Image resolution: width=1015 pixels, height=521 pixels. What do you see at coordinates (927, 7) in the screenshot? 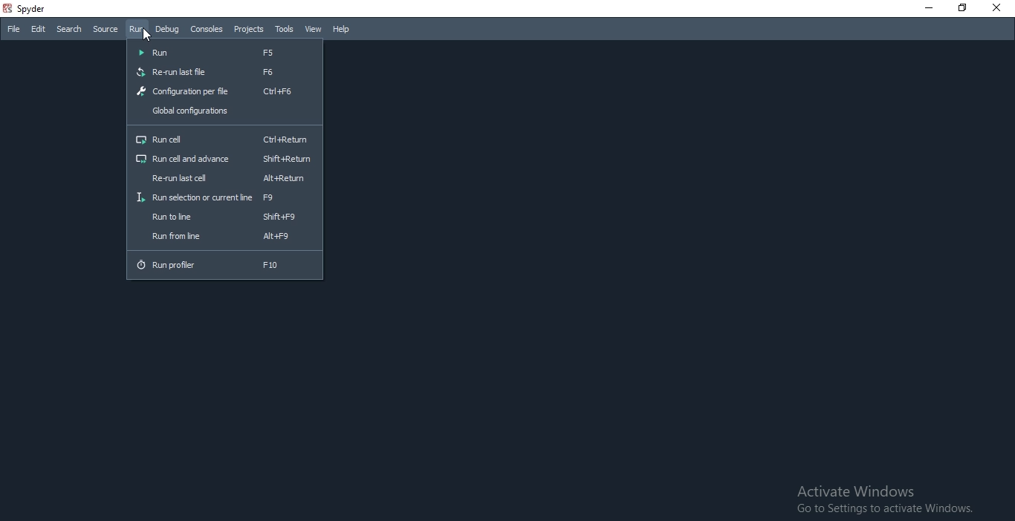
I see `Close` at bounding box center [927, 7].